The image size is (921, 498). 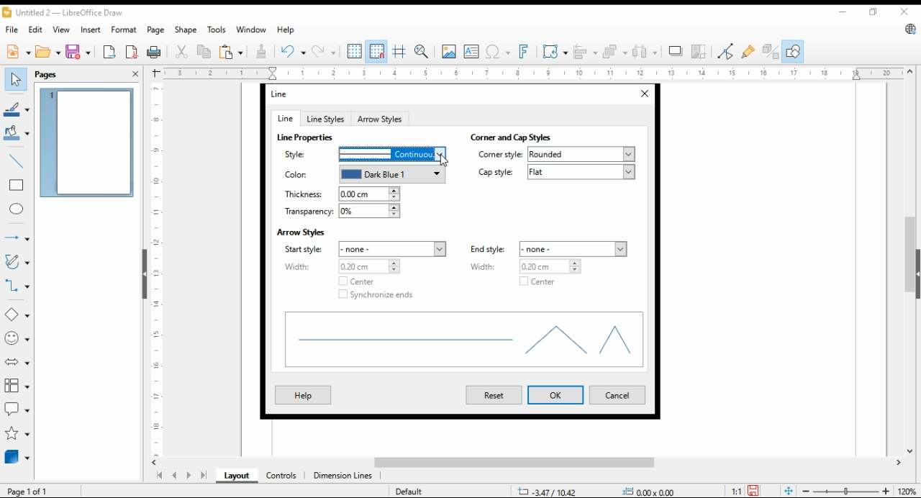 I want to click on new, so click(x=18, y=50).